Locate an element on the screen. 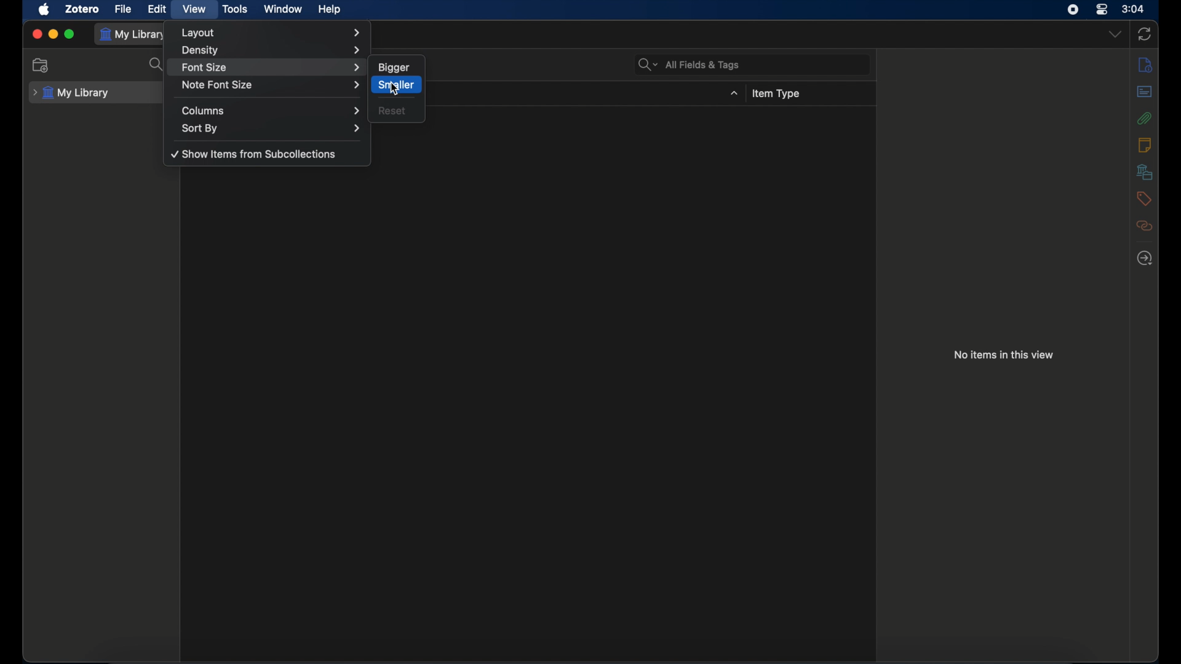 The width and height of the screenshot is (1181, 664). all fields & tags is located at coordinates (690, 65).